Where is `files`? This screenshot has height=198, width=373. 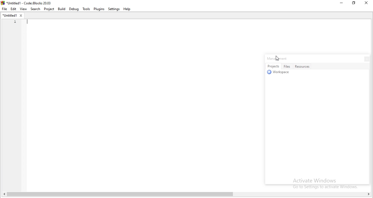 files is located at coordinates (288, 66).